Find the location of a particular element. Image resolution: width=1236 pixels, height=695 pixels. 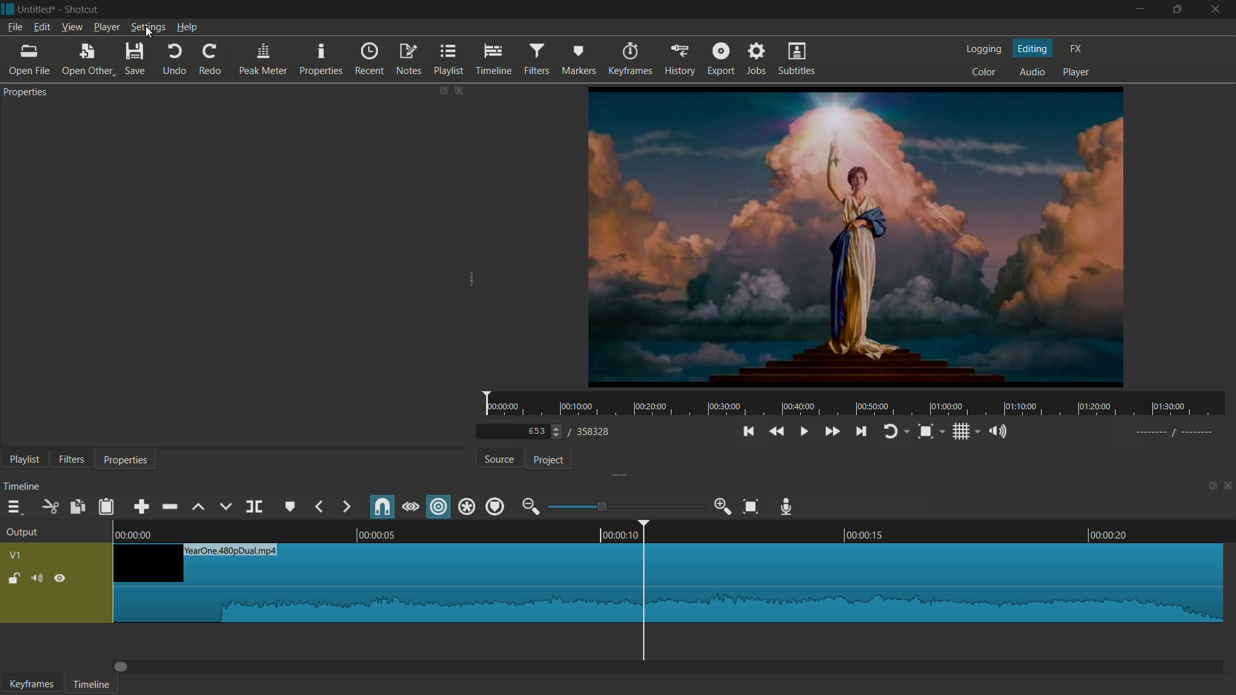

fx is located at coordinates (1076, 50).